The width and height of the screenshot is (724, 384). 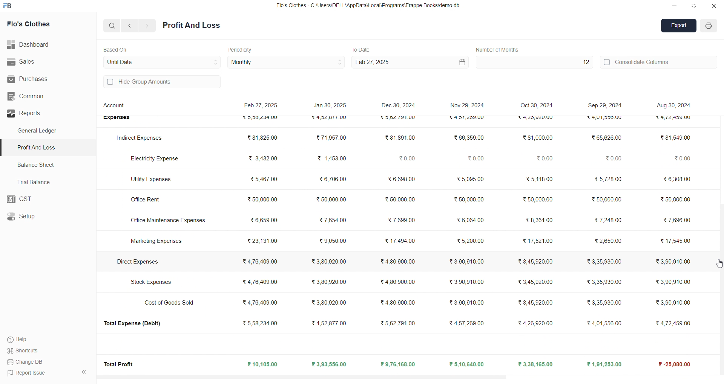 What do you see at coordinates (331, 302) in the screenshot?
I see `₹3,80,920.00` at bounding box center [331, 302].